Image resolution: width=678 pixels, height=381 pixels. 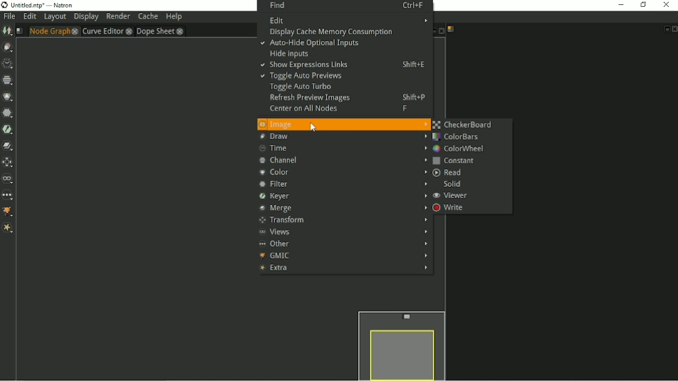 What do you see at coordinates (148, 17) in the screenshot?
I see `Cache` at bounding box center [148, 17].